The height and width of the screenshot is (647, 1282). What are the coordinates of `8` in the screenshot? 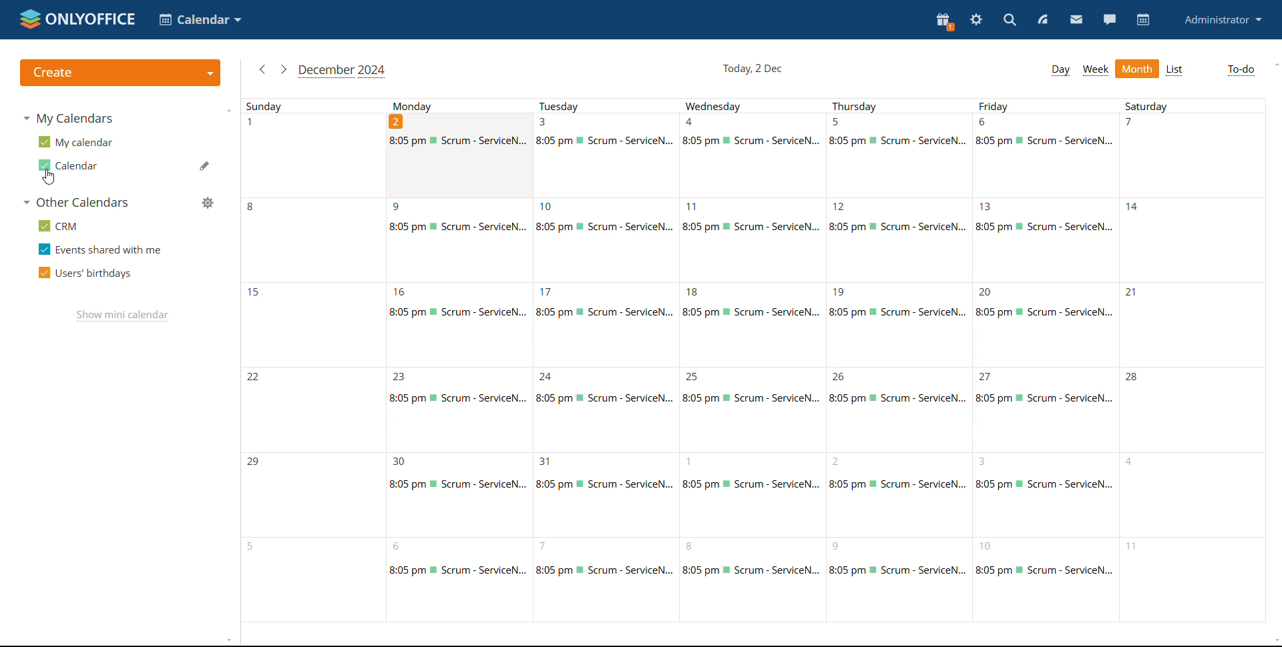 It's located at (899, 581).